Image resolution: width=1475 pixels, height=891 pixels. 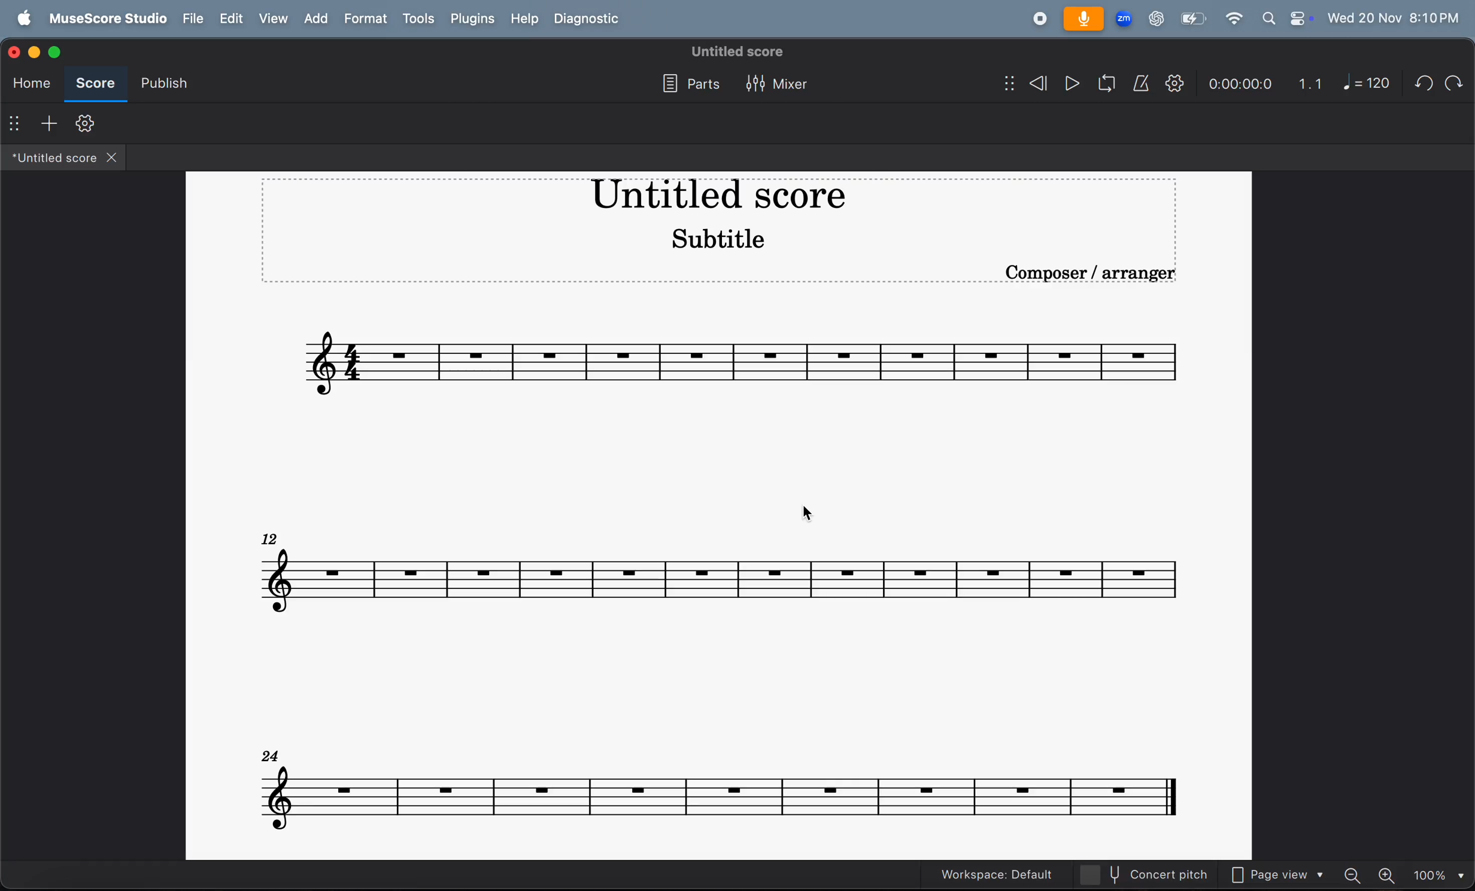 What do you see at coordinates (1084, 20) in the screenshot?
I see `microphone` at bounding box center [1084, 20].